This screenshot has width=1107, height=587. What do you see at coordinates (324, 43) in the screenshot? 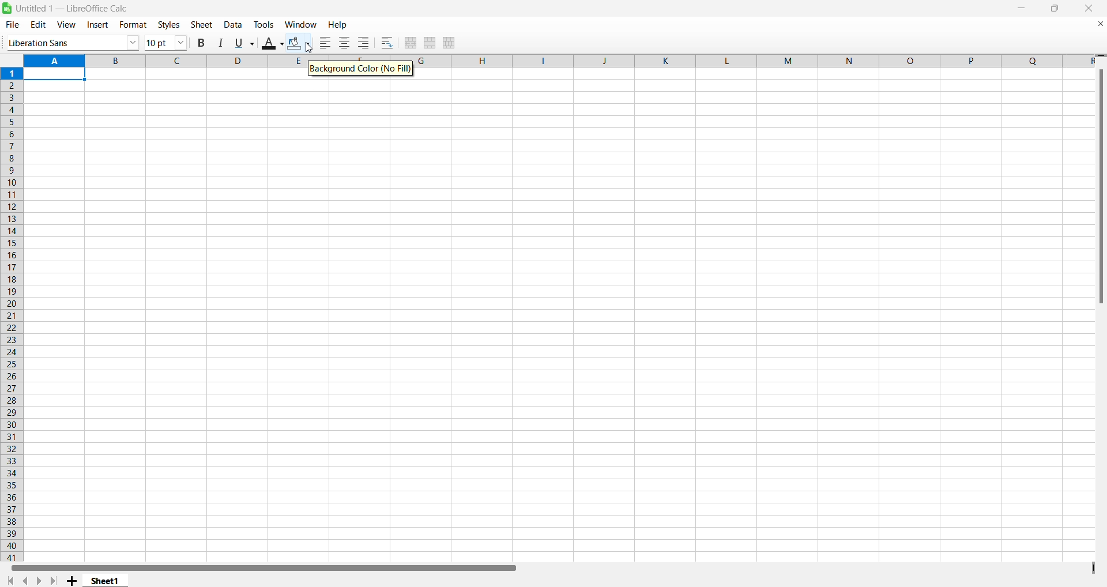
I see `left aligned` at bounding box center [324, 43].